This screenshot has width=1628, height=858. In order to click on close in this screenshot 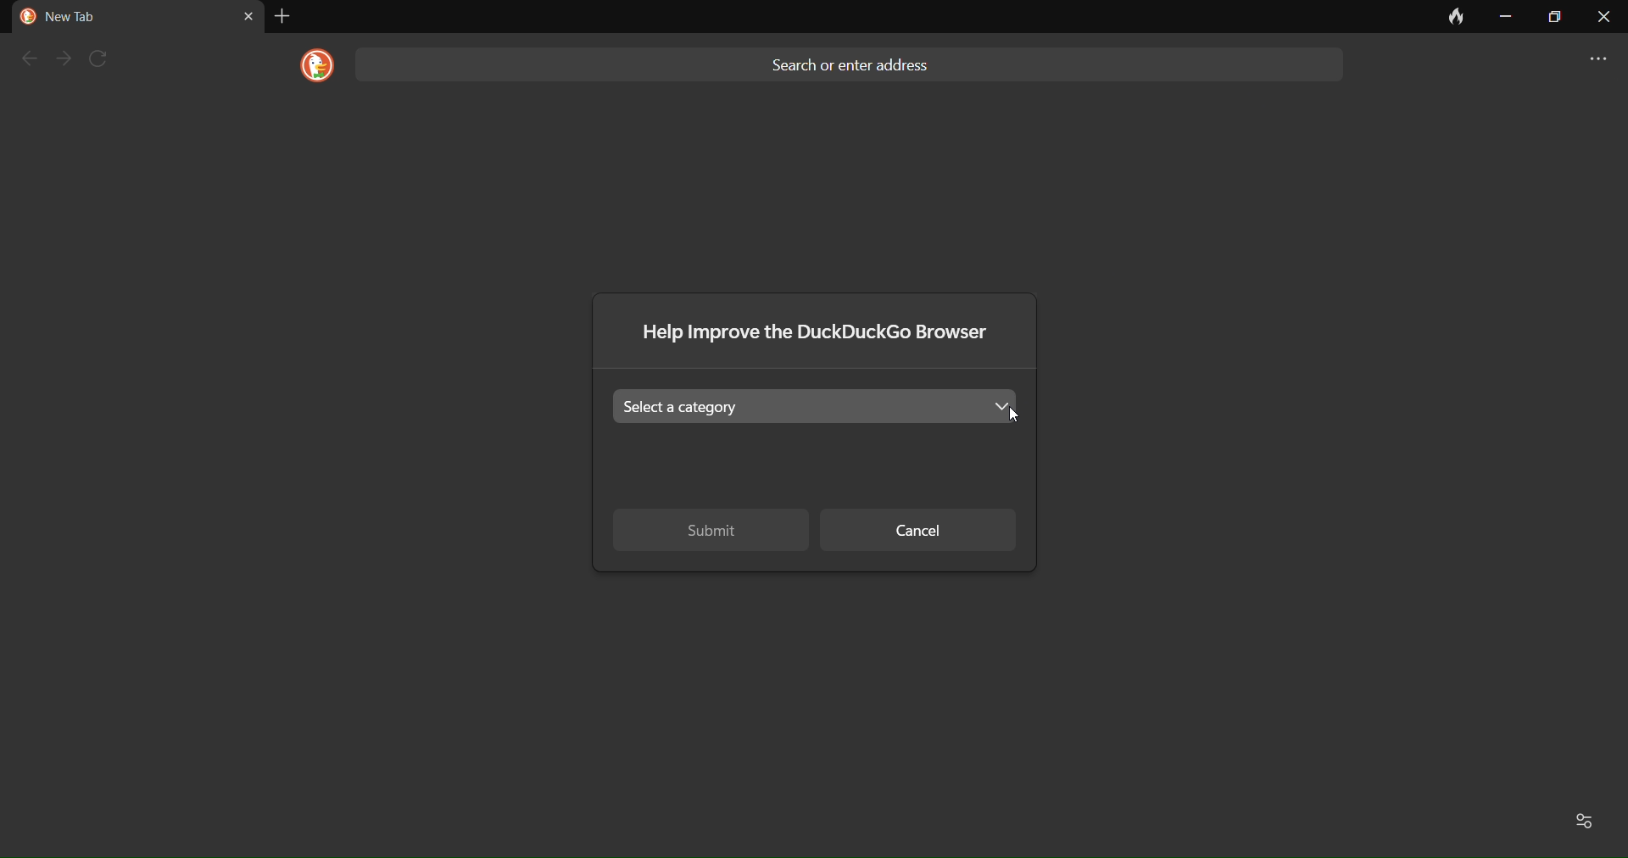, I will do `click(1603, 21)`.